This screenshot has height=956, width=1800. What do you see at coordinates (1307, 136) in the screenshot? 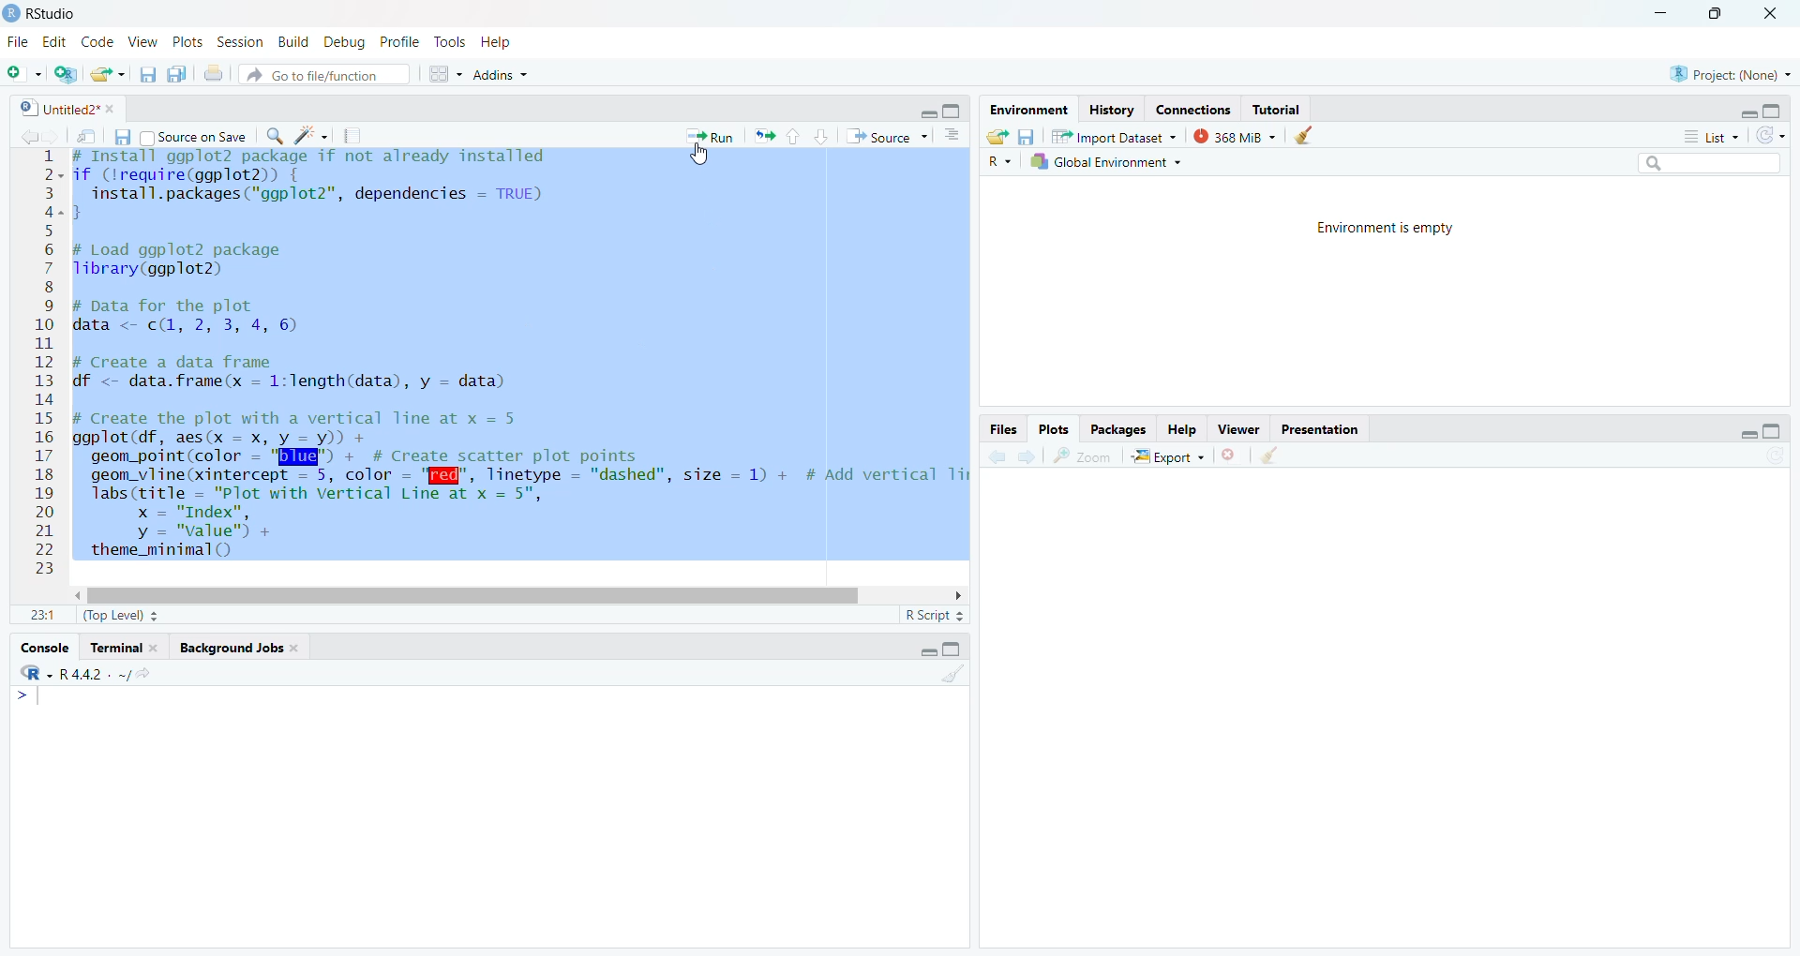
I see `clear` at bounding box center [1307, 136].